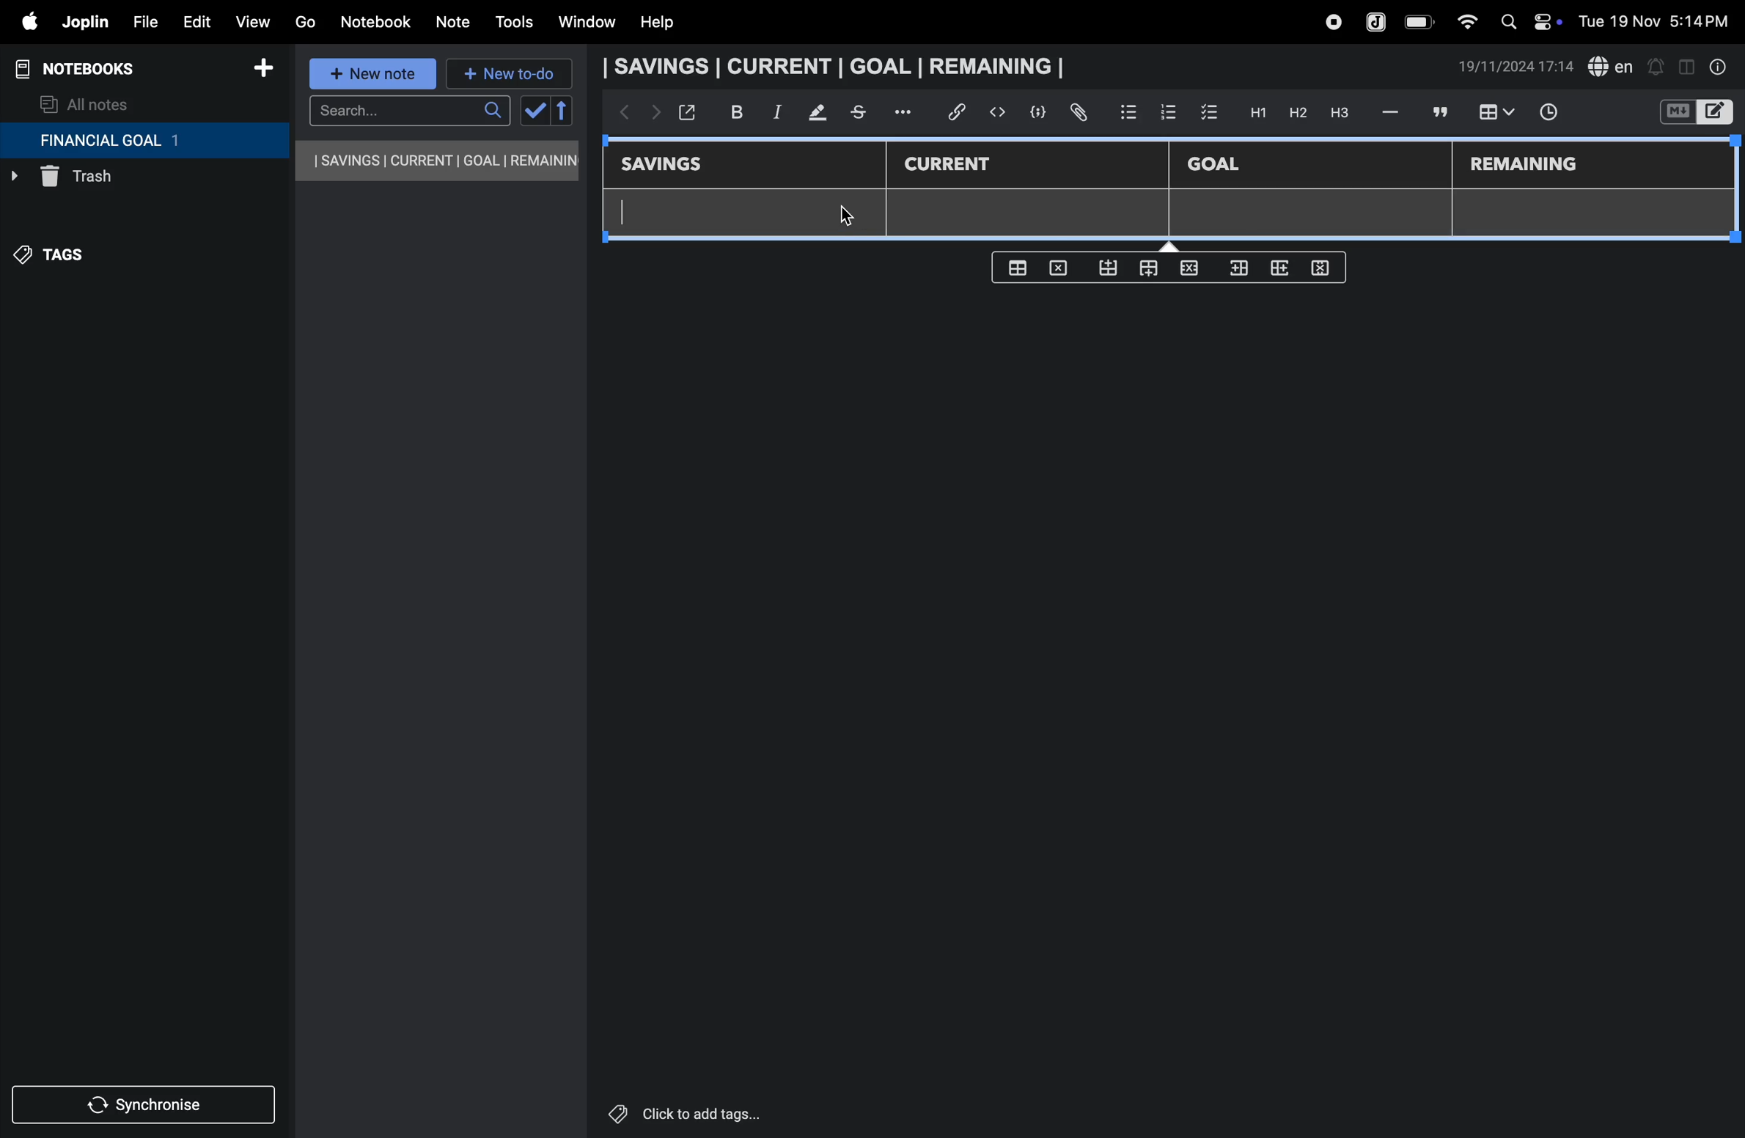  Describe the element at coordinates (512, 22) in the screenshot. I see `tools` at that location.